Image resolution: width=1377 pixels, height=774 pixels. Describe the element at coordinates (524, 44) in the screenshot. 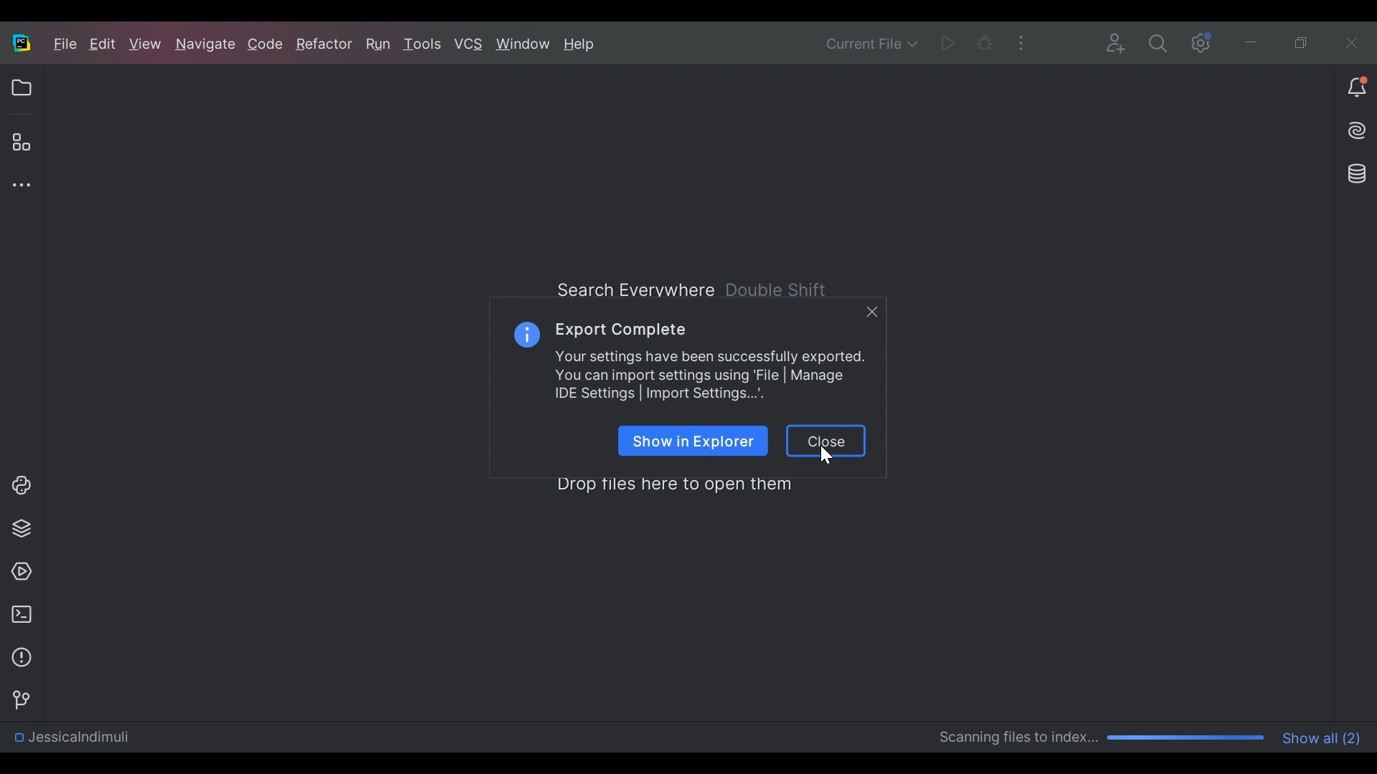

I see `Window` at that location.